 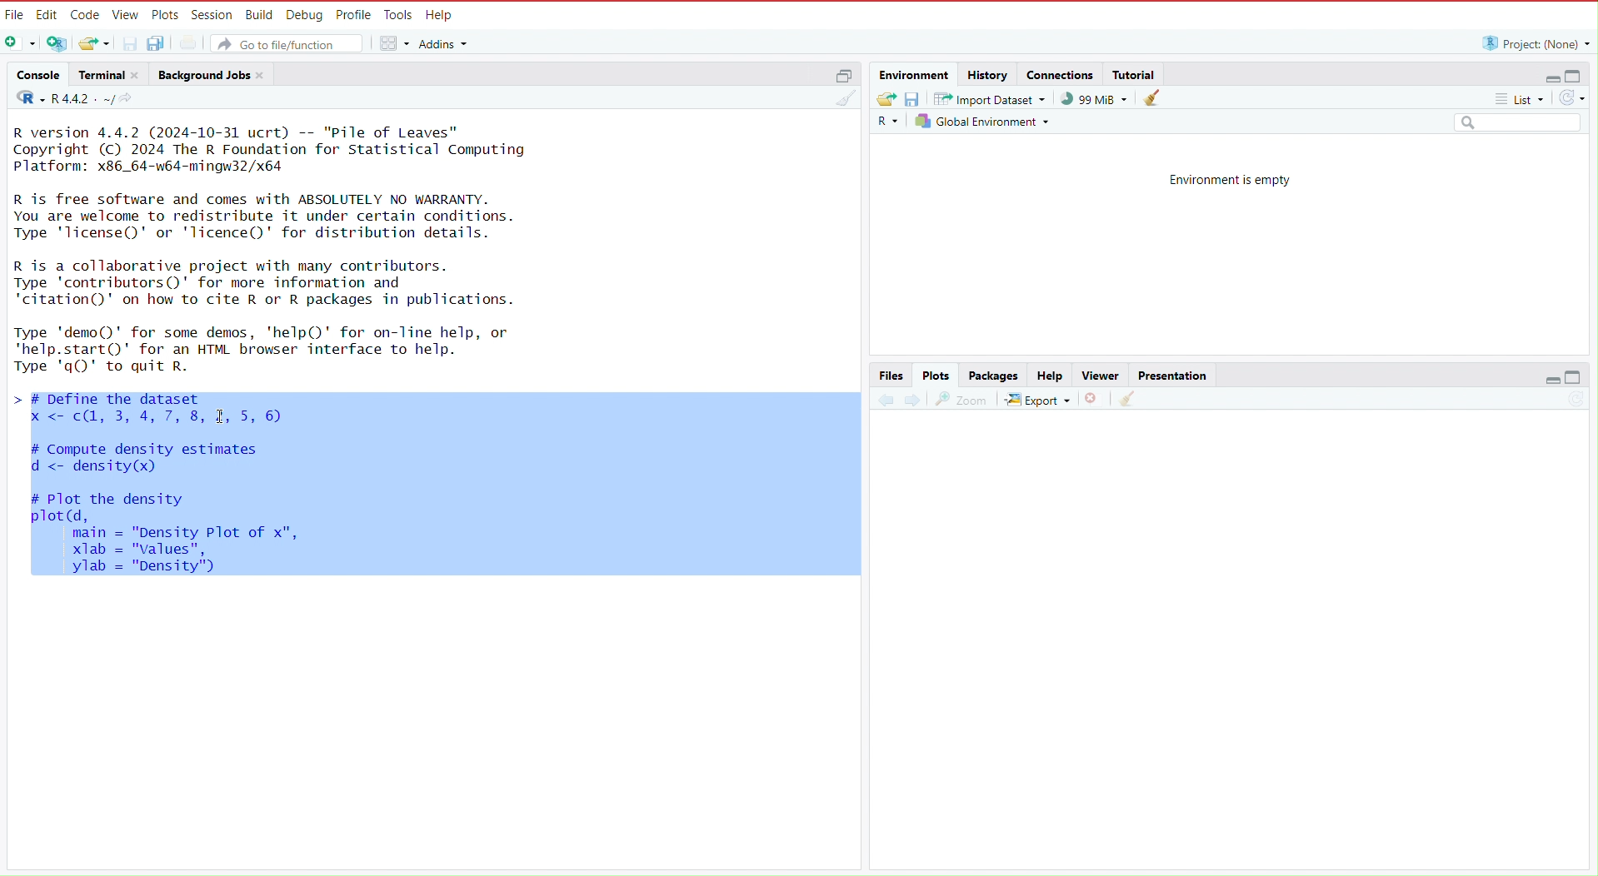 I want to click on environment is empty, so click(x=1221, y=178).